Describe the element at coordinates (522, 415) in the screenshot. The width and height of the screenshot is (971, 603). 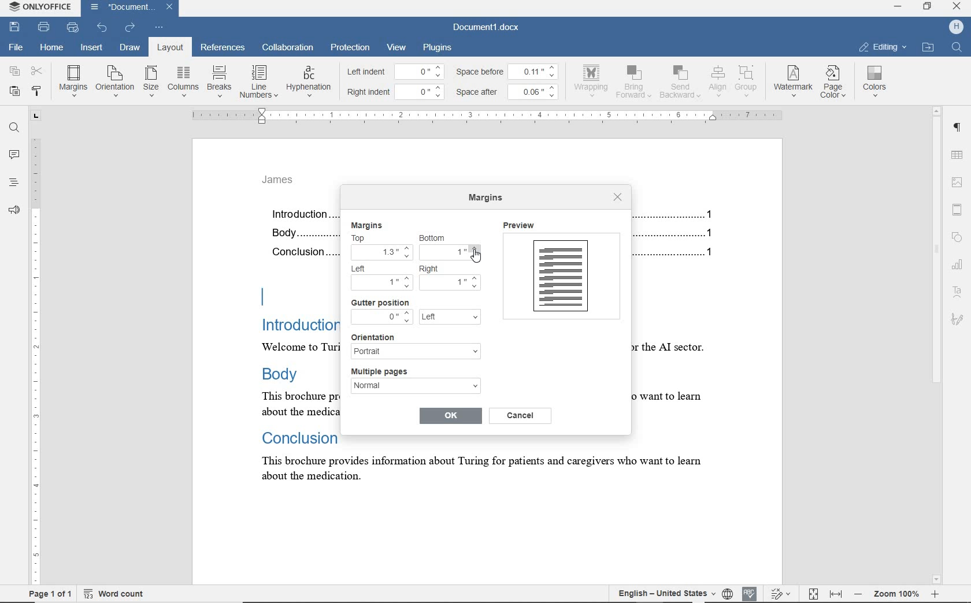
I see `cancel` at that location.